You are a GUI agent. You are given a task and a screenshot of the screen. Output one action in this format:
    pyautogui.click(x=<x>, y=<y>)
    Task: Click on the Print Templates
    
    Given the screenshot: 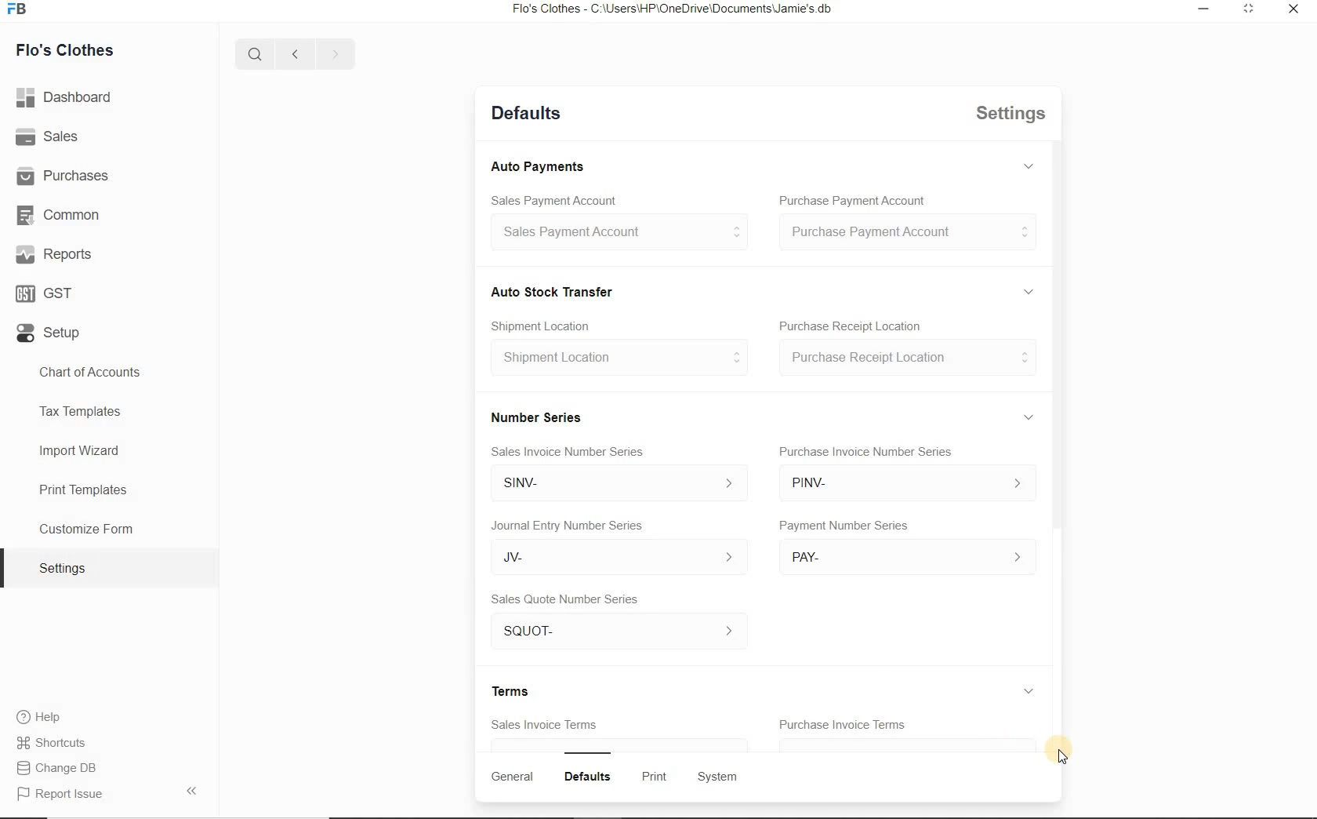 What is the action you would take?
    pyautogui.click(x=82, y=489)
    